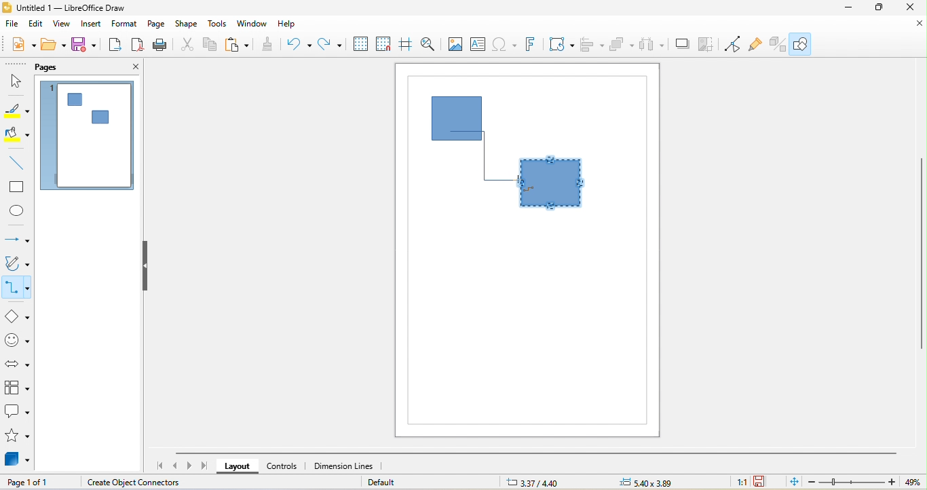 The width and height of the screenshot is (927, 490). I want to click on select, so click(16, 79).